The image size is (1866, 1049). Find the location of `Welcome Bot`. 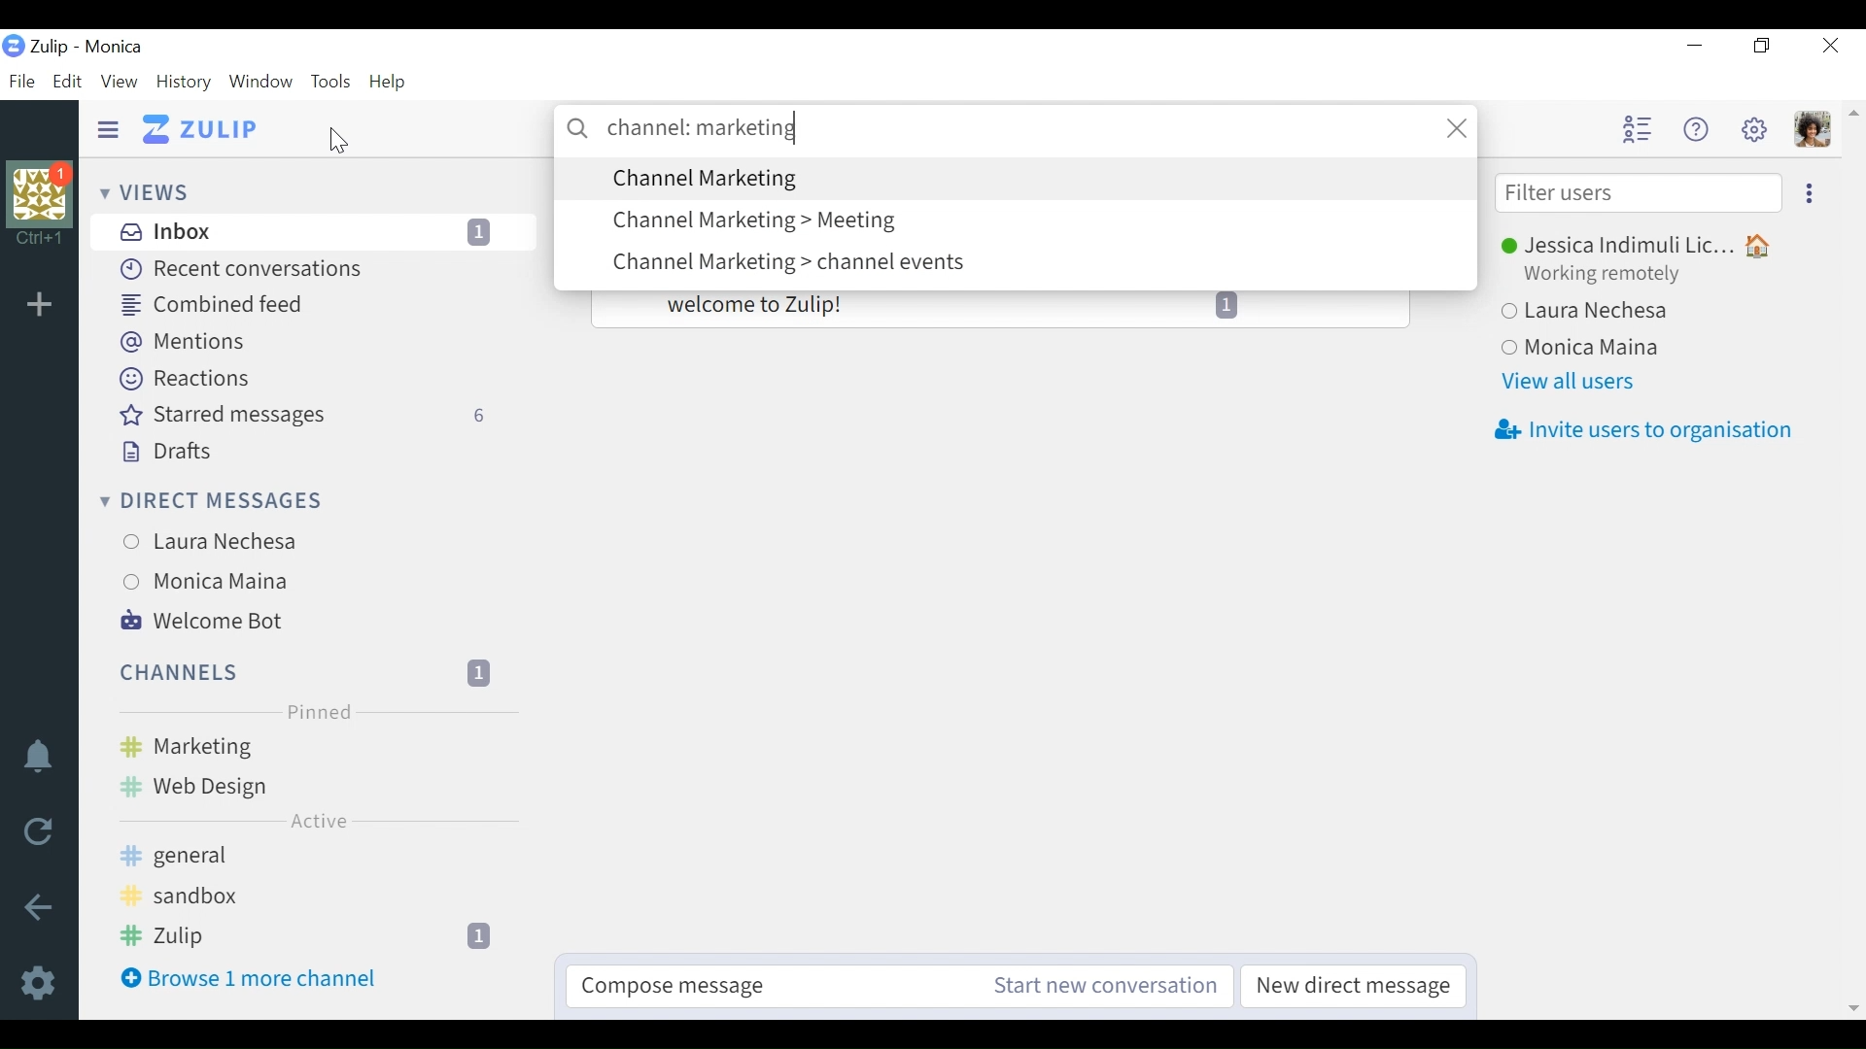

Welcome Bot is located at coordinates (200, 622).